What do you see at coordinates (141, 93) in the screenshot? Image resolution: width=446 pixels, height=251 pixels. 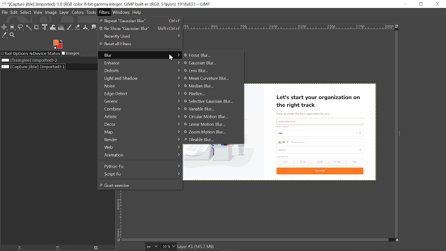 I see `Edge-defect` at bounding box center [141, 93].